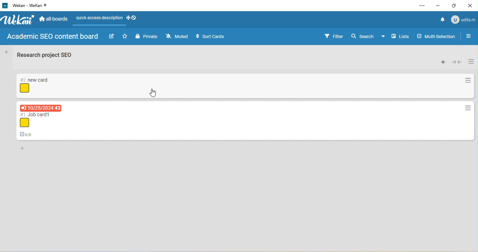  Describe the element at coordinates (35, 80) in the screenshot. I see `card titles ` at that location.